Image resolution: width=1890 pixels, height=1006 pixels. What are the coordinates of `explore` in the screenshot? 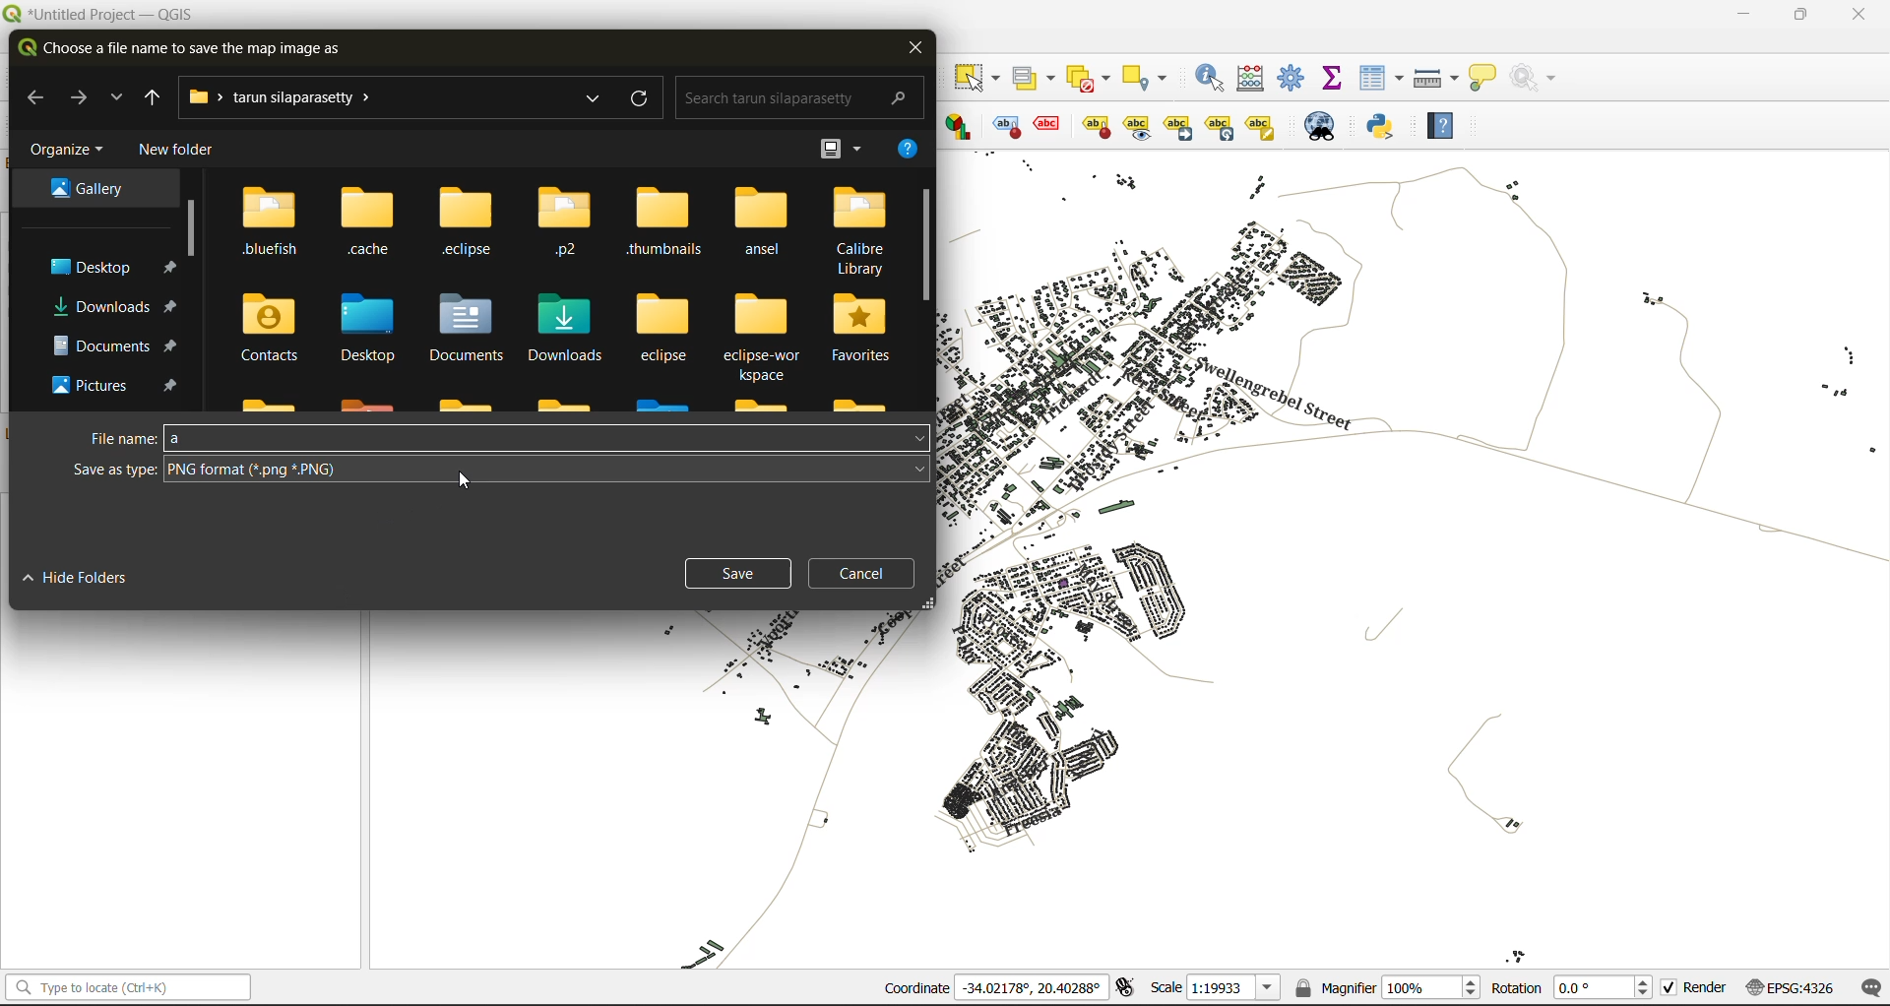 It's located at (591, 99).